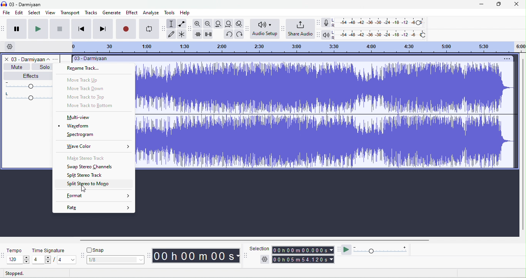 Image resolution: width=526 pixels, height=278 pixels. What do you see at coordinates (96, 250) in the screenshot?
I see `snap` at bounding box center [96, 250].